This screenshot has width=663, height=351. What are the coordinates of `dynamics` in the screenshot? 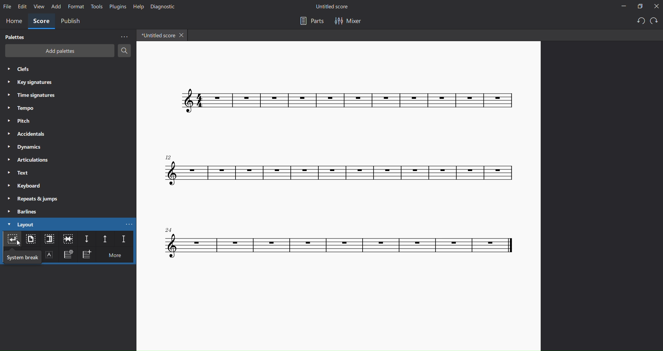 It's located at (26, 146).